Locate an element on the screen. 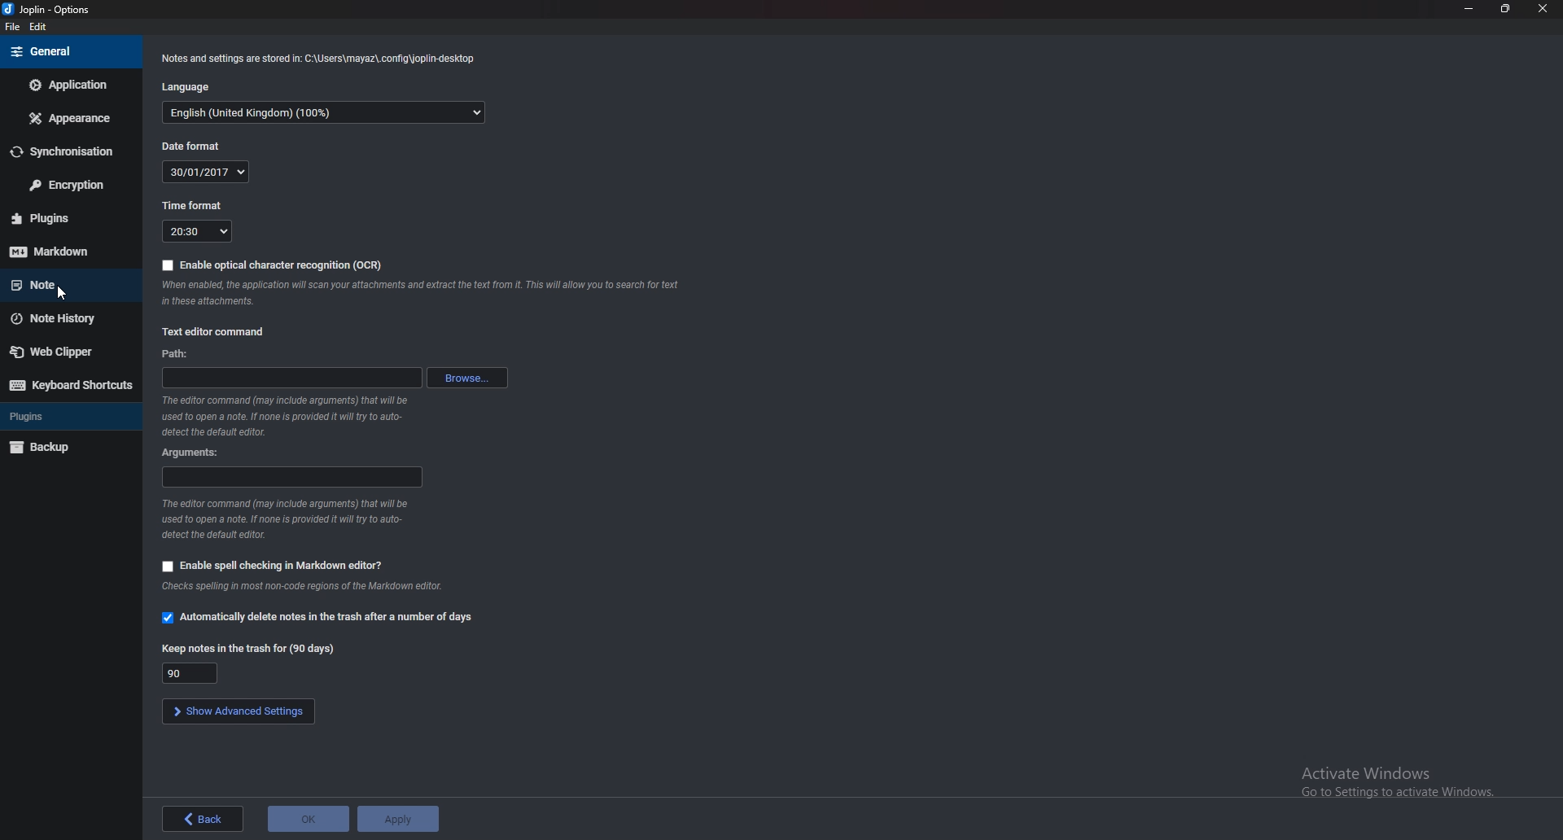  Keep notes in trash for is located at coordinates (188, 673).